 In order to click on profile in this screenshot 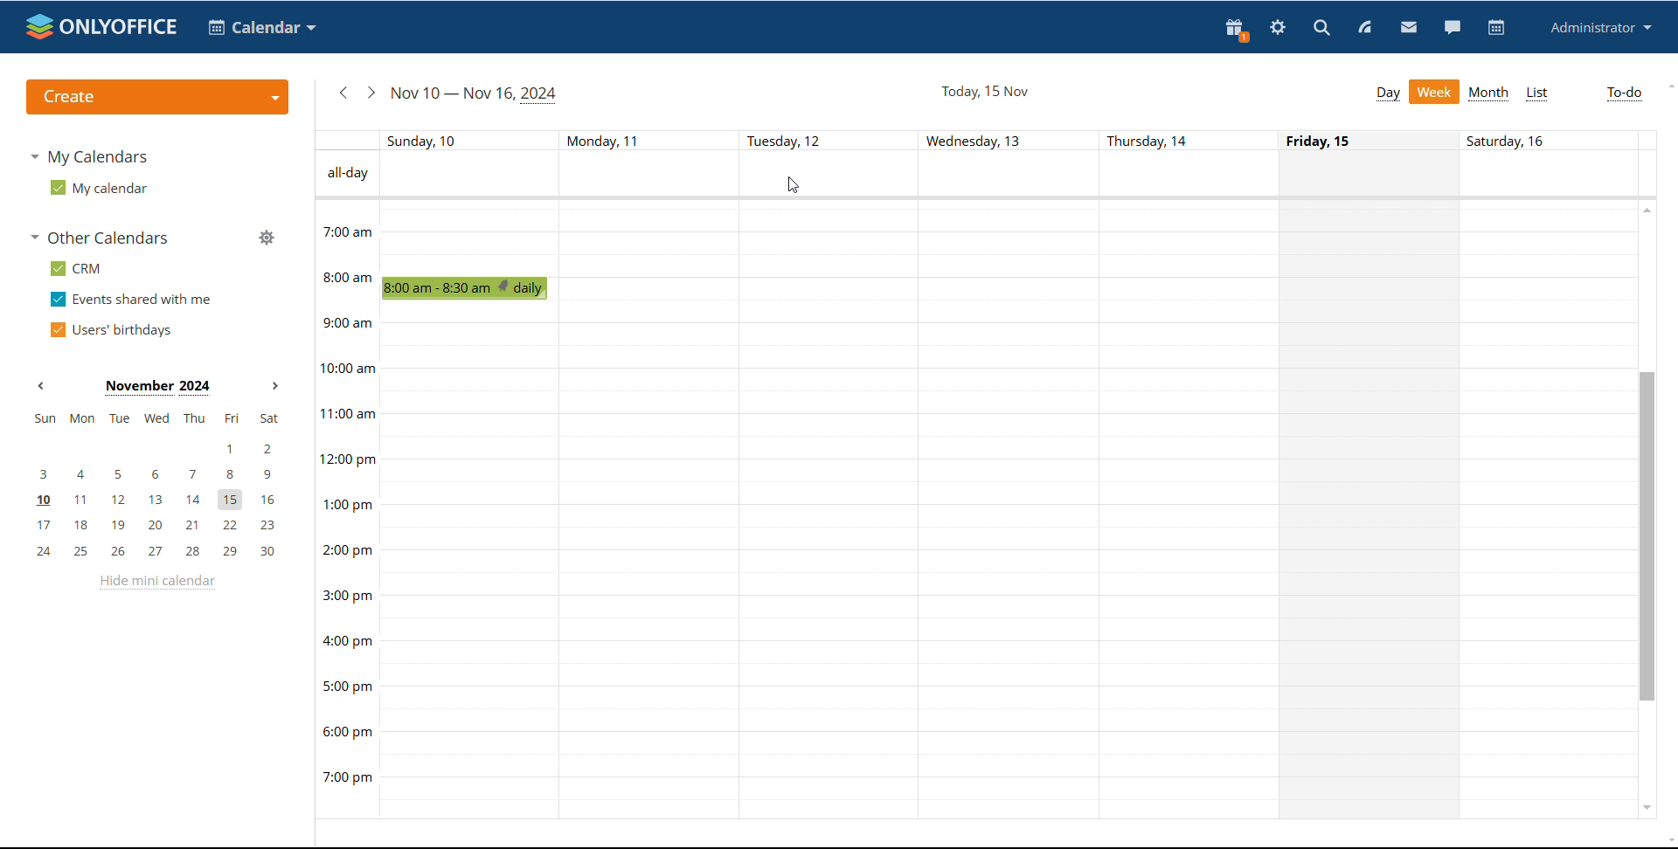, I will do `click(1602, 28)`.